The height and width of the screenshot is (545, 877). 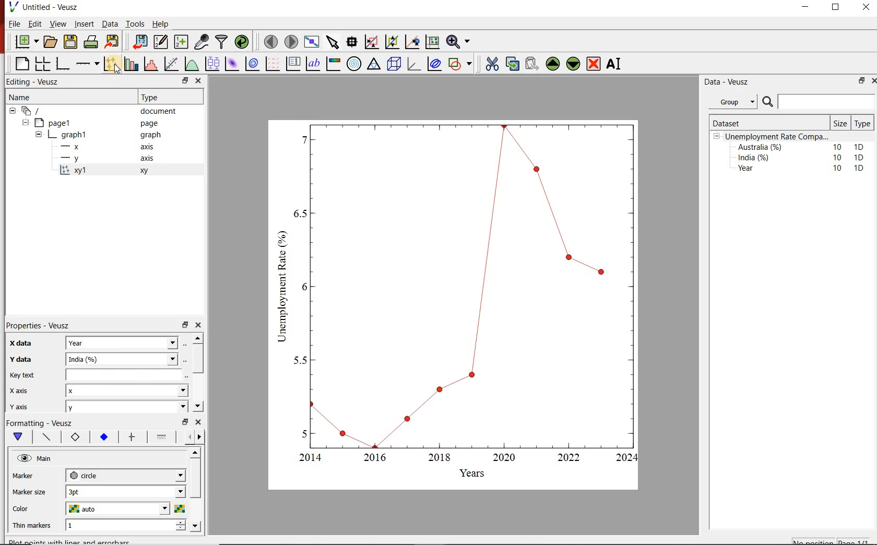 I want to click on plot covariance ellipses, so click(x=435, y=64).